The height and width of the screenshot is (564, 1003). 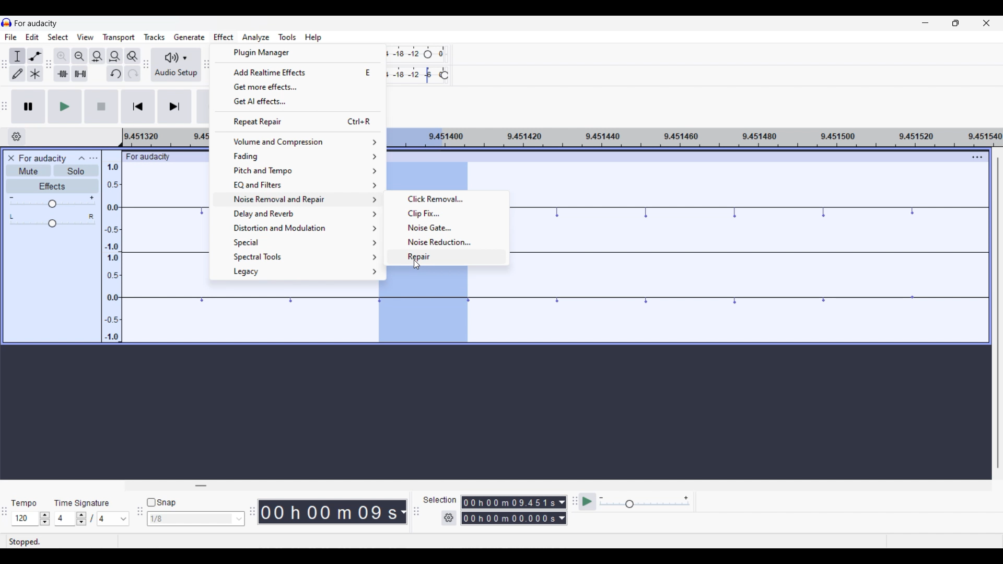 I want to click on Close interface, so click(x=987, y=23).